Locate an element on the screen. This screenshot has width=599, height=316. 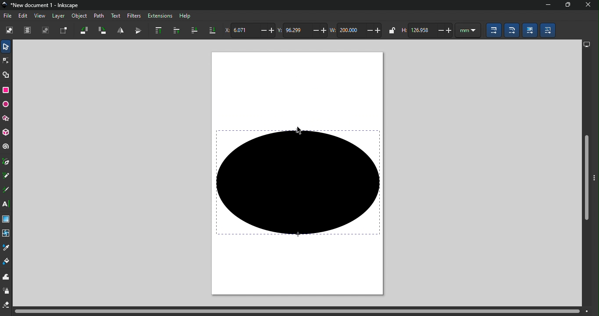
Object flip horizontal is located at coordinates (120, 30).